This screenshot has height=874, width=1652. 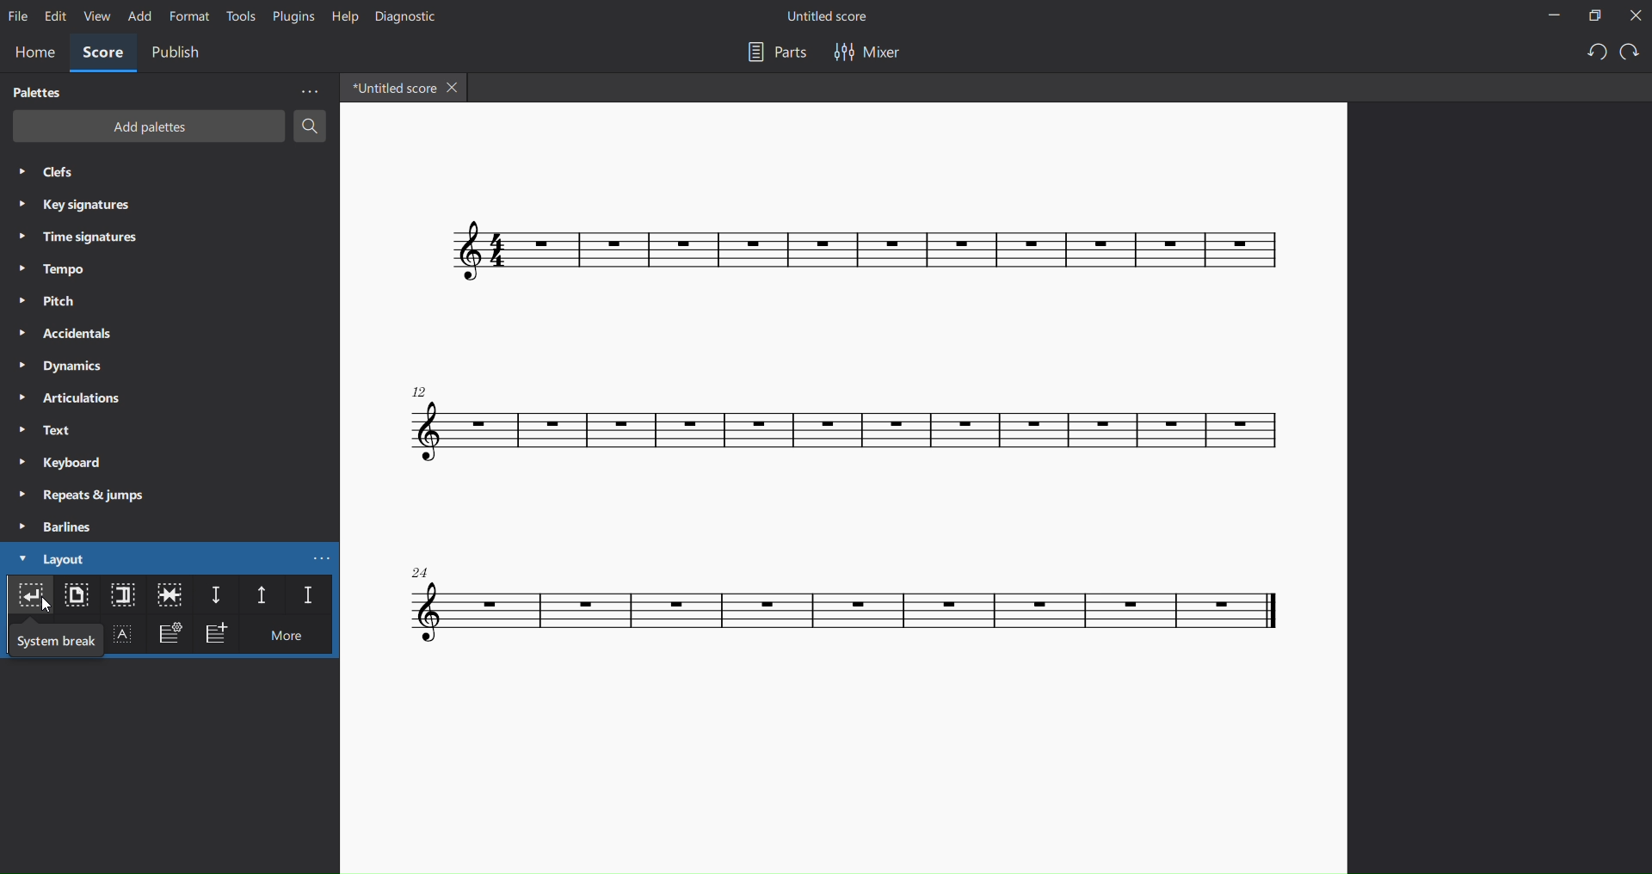 I want to click on close, so click(x=1634, y=16).